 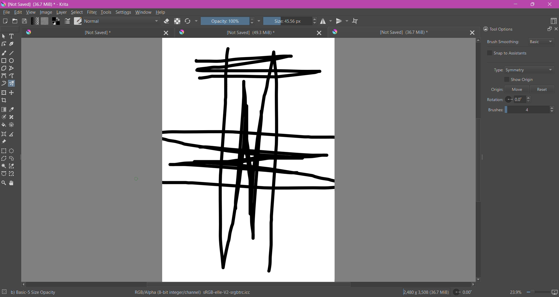 I want to click on Unsaved Document Tab1, so click(x=87, y=32).